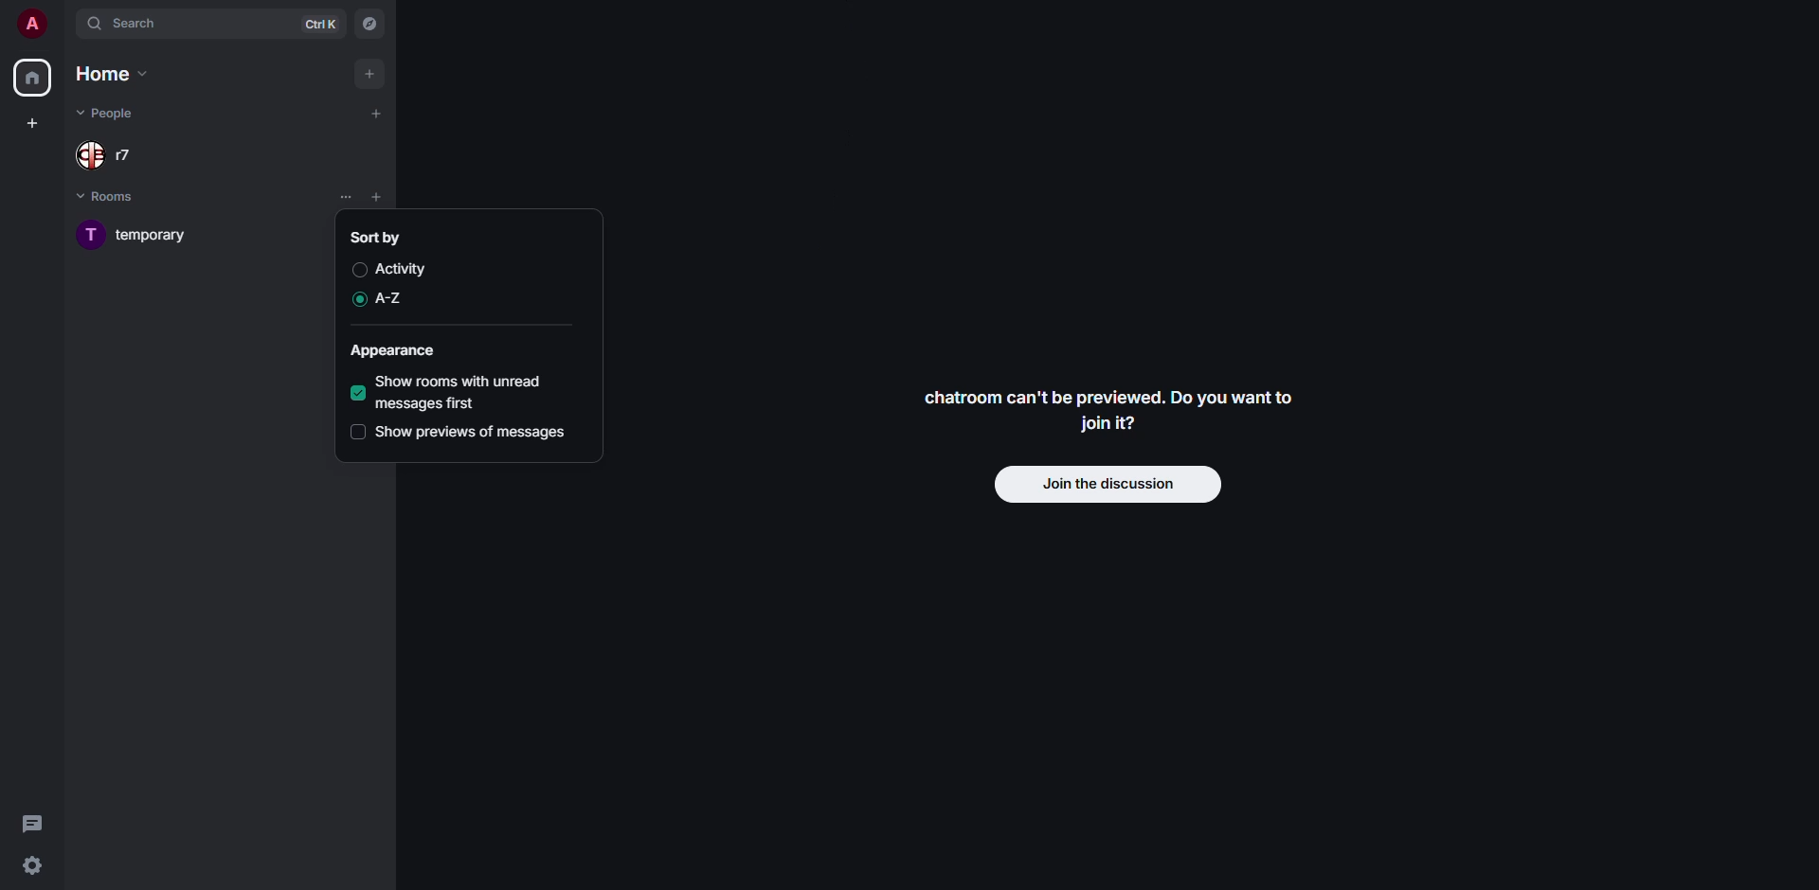 The width and height of the screenshot is (1819, 890). Describe the element at coordinates (358, 394) in the screenshot. I see `enabled` at that location.